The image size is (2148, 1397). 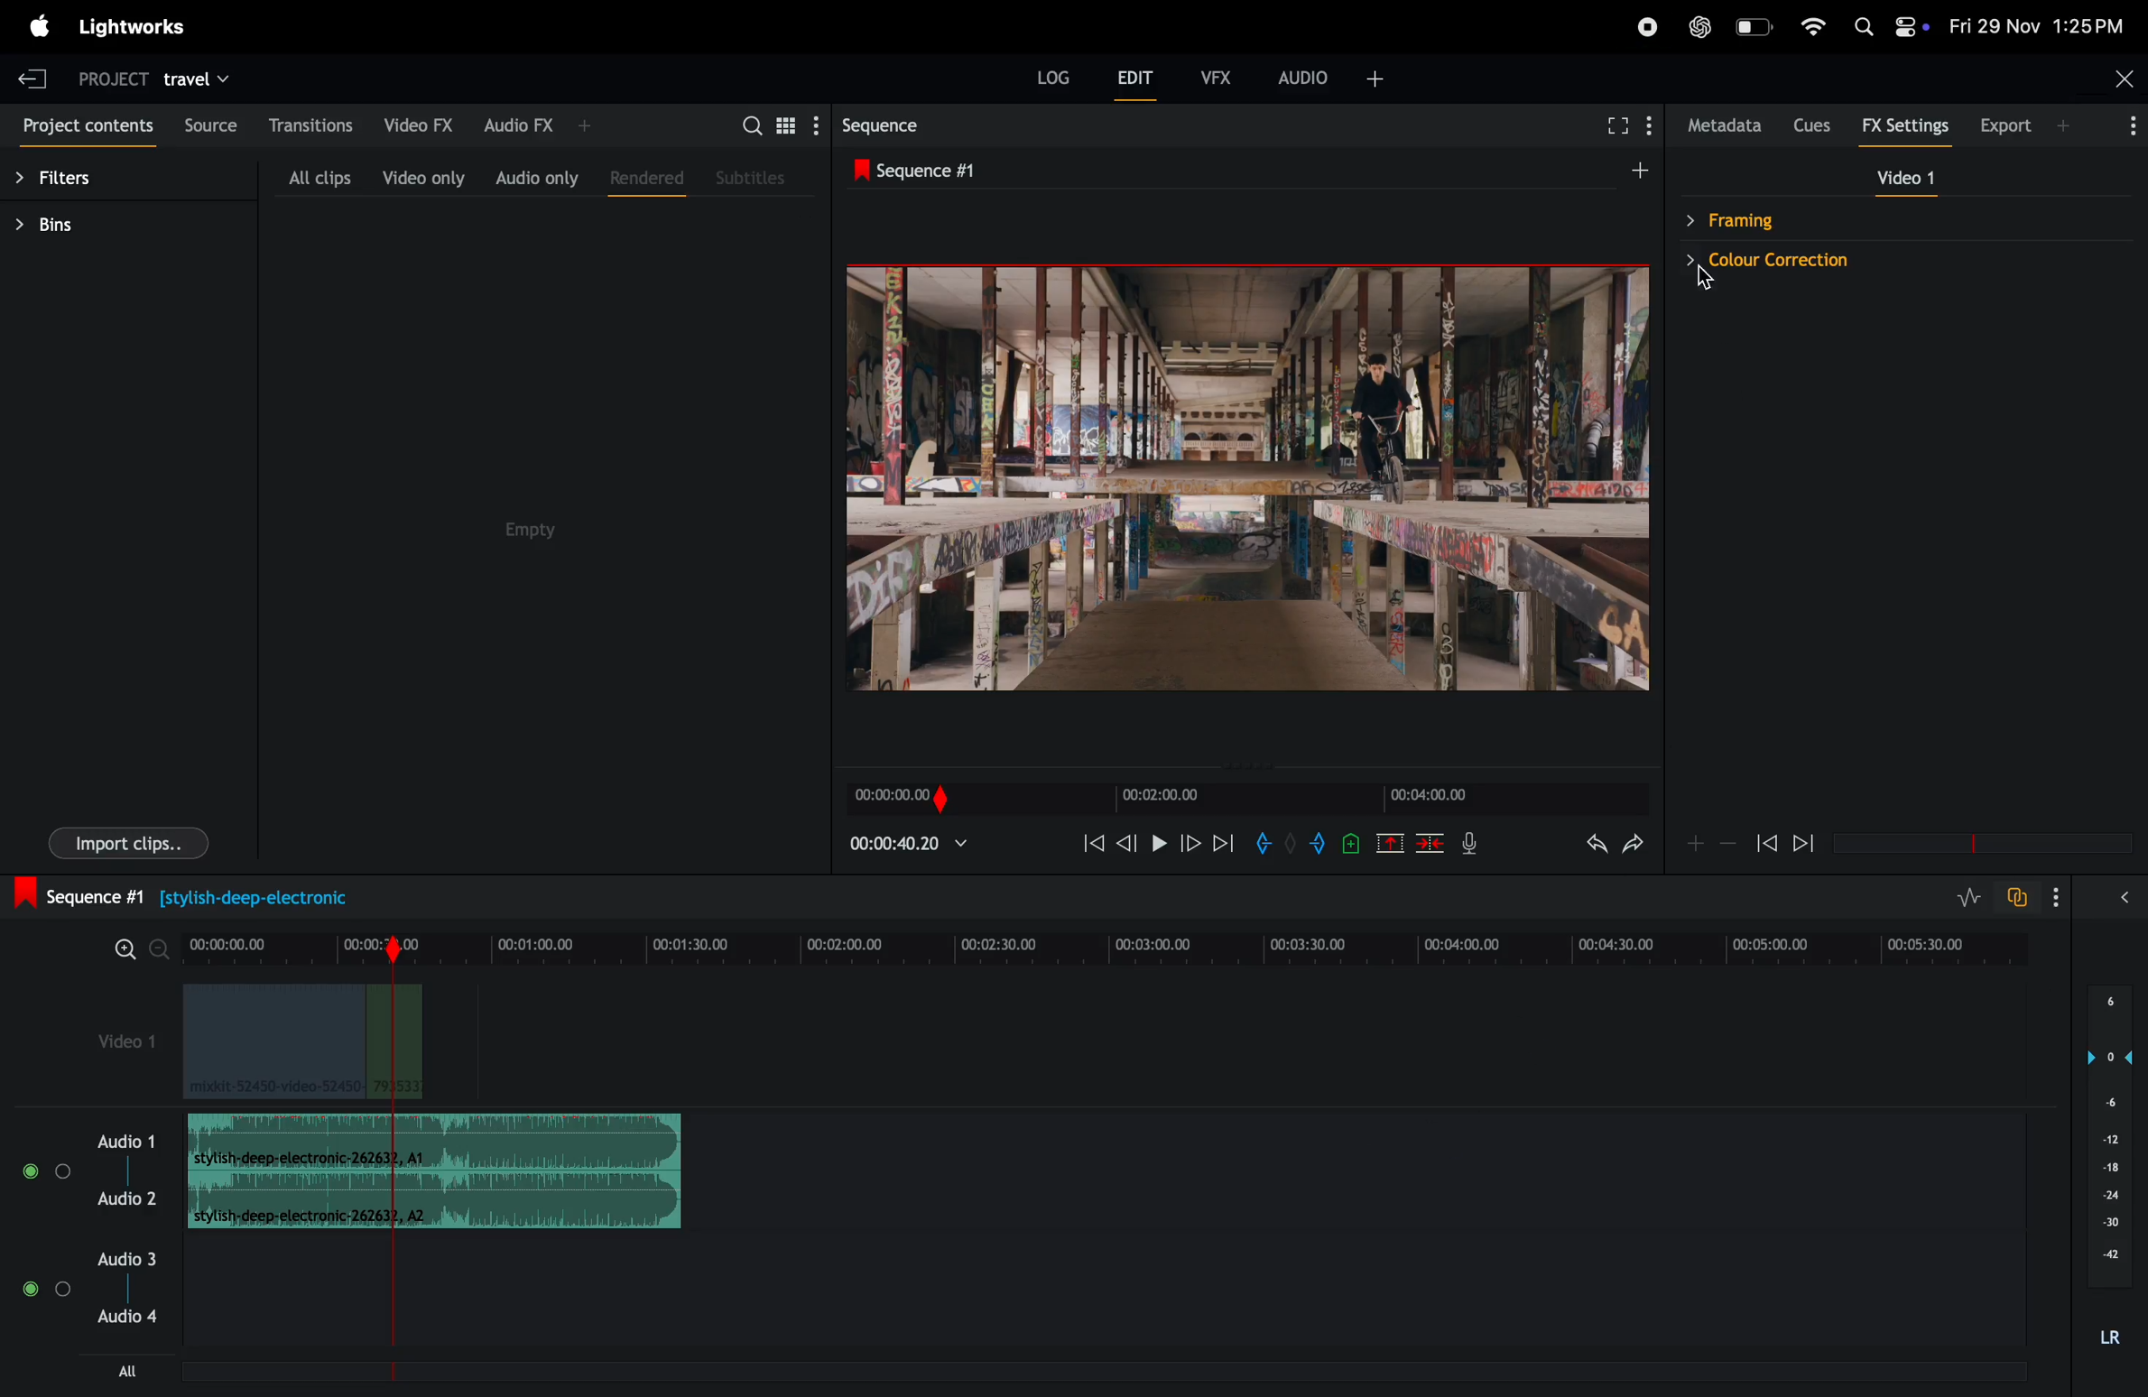 What do you see at coordinates (1811, 125) in the screenshot?
I see `cues` at bounding box center [1811, 125].